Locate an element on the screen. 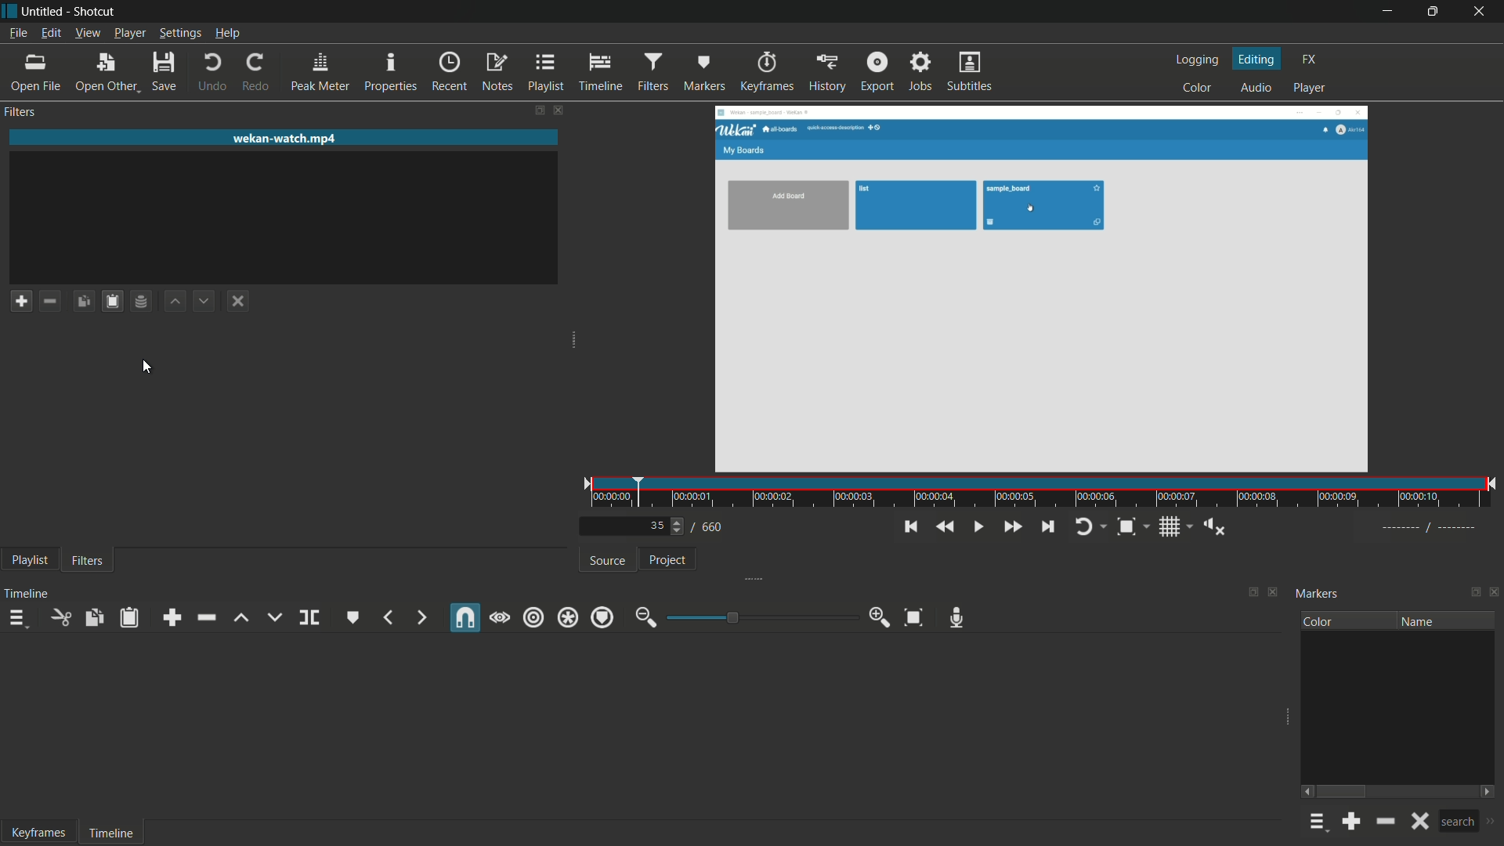 This screenshot has width=1504, height=846. time is located at coordinates (1042, 492).